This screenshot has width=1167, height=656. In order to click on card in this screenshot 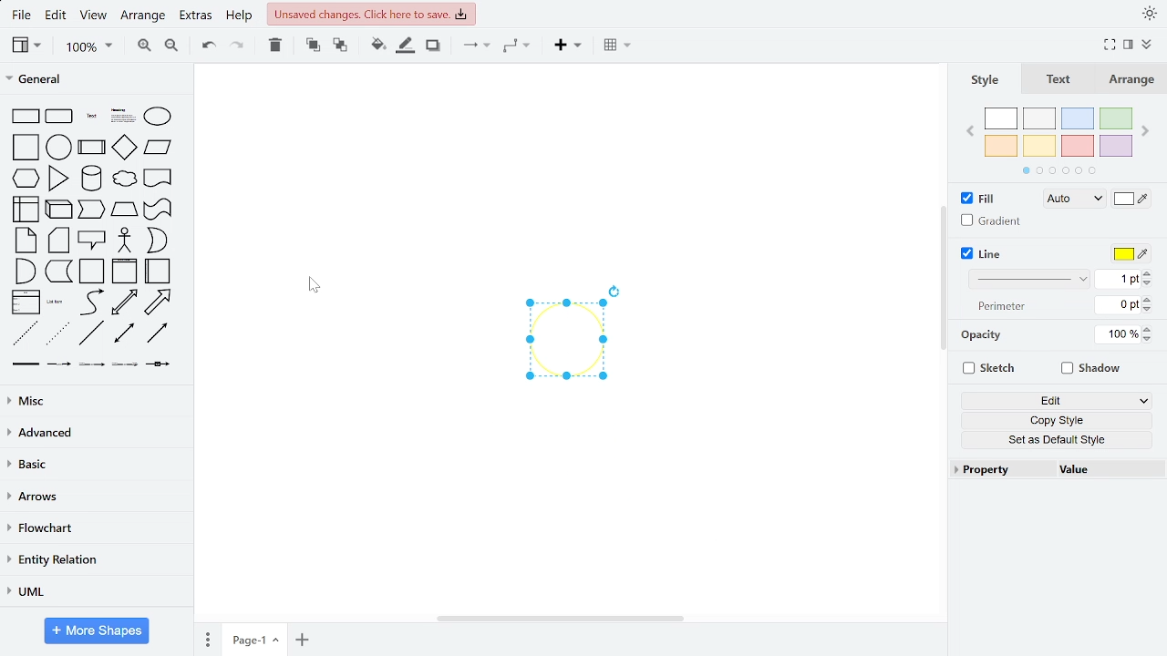, I will do `click(58, 240)`.